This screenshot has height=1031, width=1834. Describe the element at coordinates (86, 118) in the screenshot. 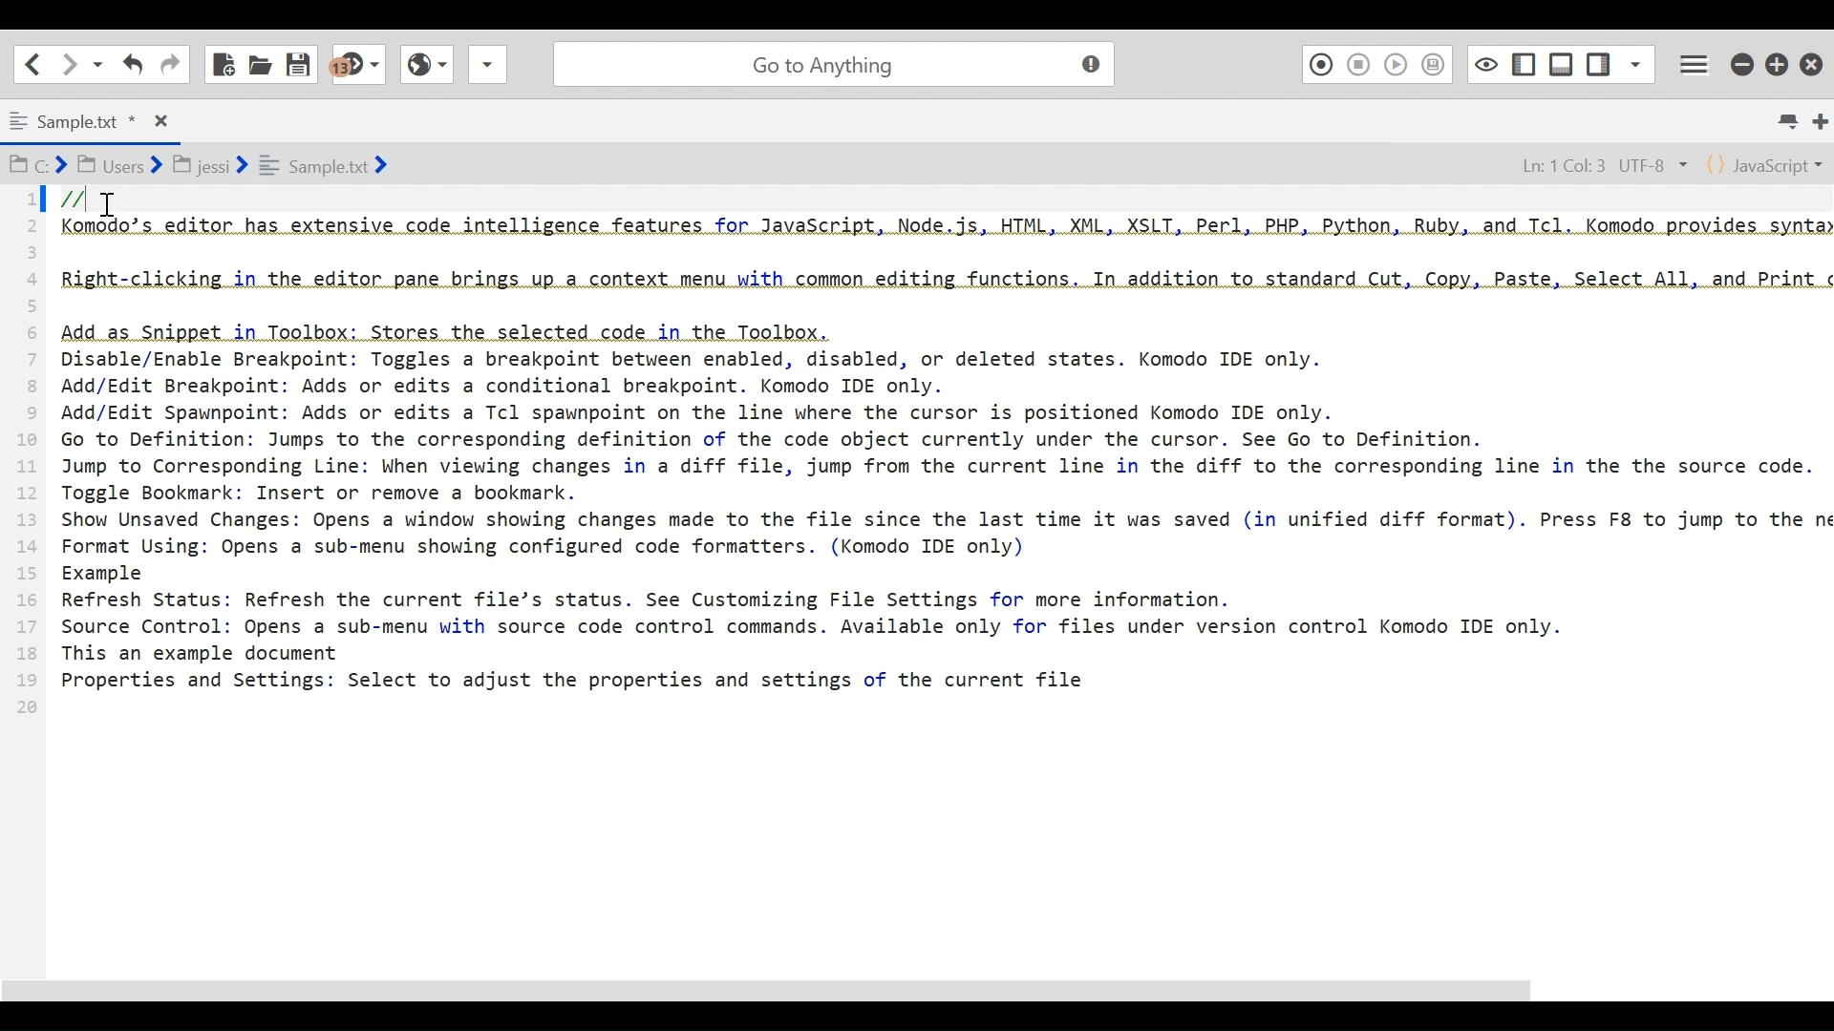

I see `Current Tab` at that location.